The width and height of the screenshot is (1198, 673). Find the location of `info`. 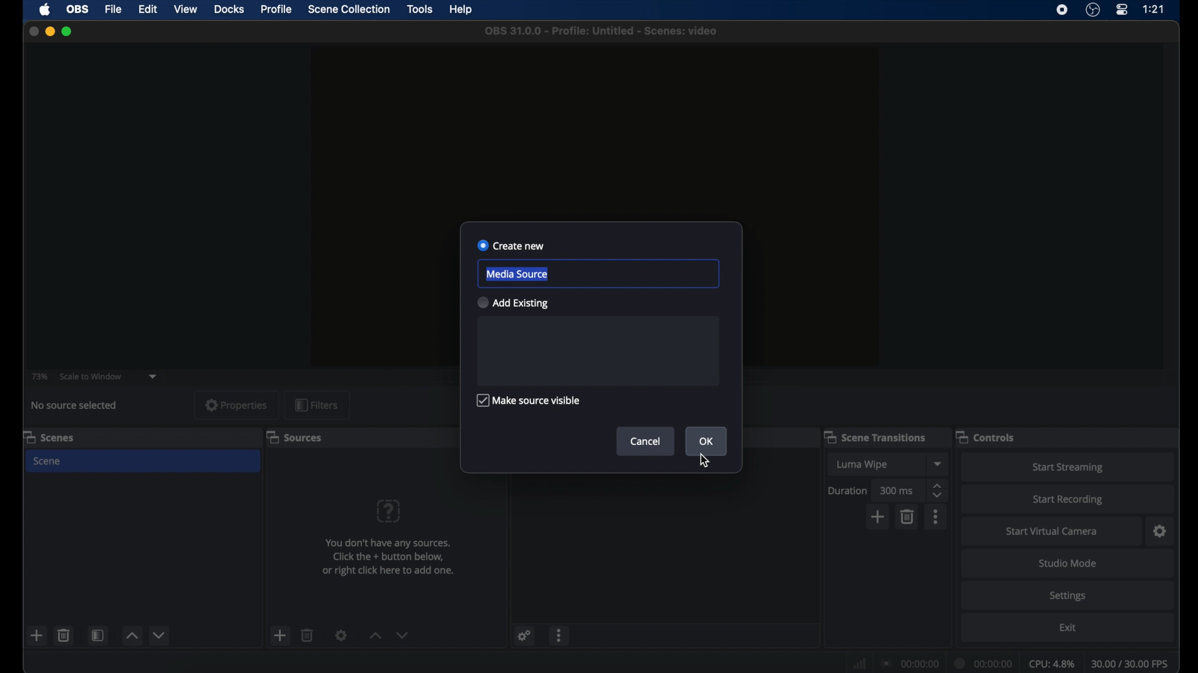

info is located at coordinates (389, 558).